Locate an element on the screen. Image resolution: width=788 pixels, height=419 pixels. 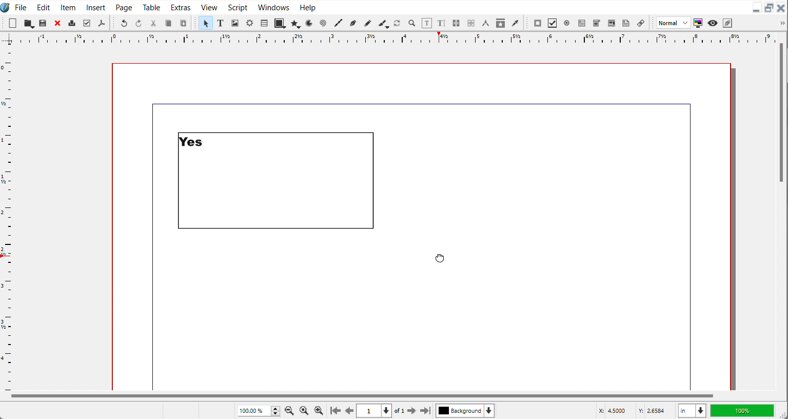
Close is located at coordinates (781, 8).